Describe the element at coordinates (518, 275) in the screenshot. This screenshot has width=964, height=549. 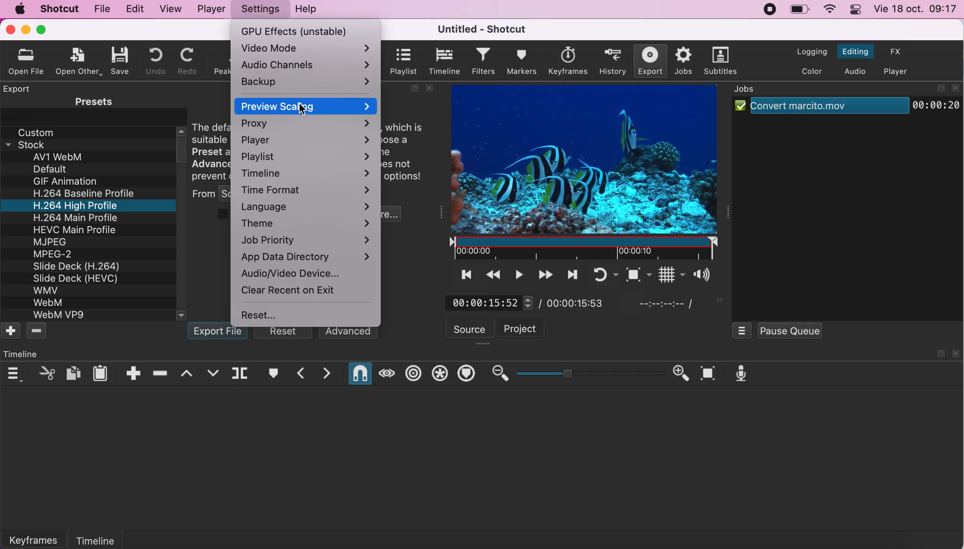
I see `toggle play or pause` at that location.